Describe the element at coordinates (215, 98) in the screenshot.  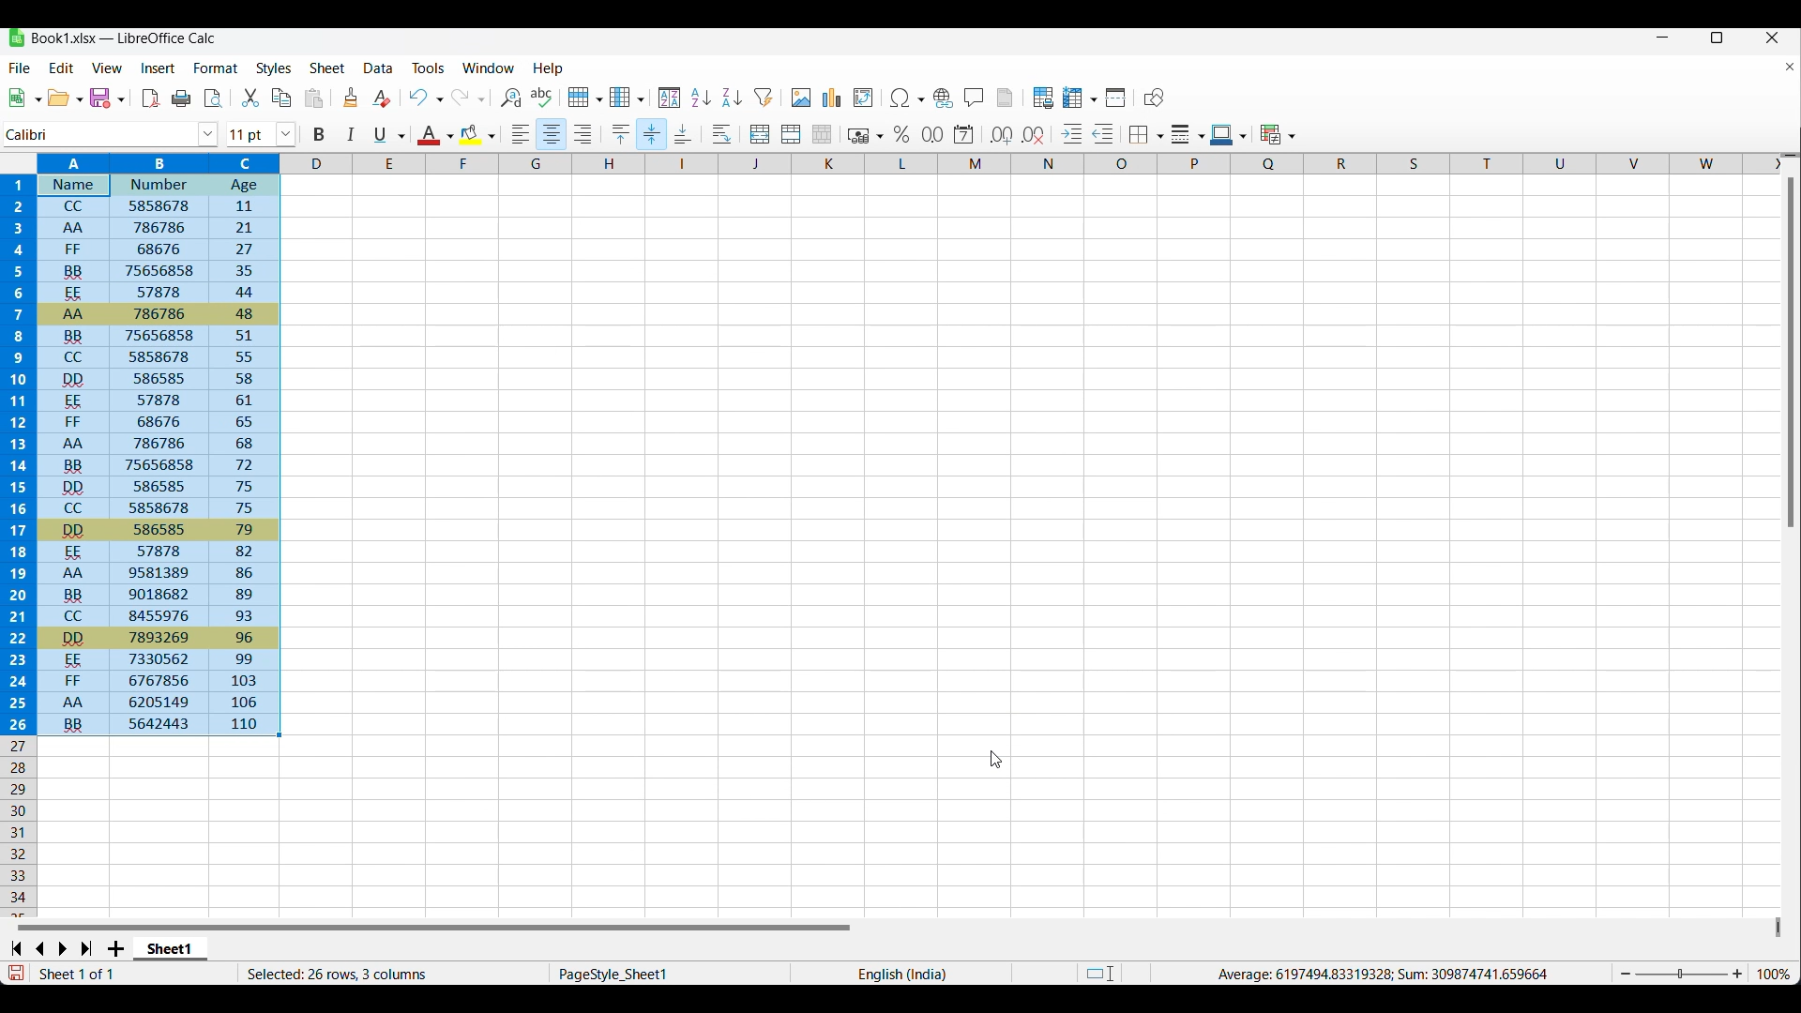
I see `Toggle print preview` at that location.